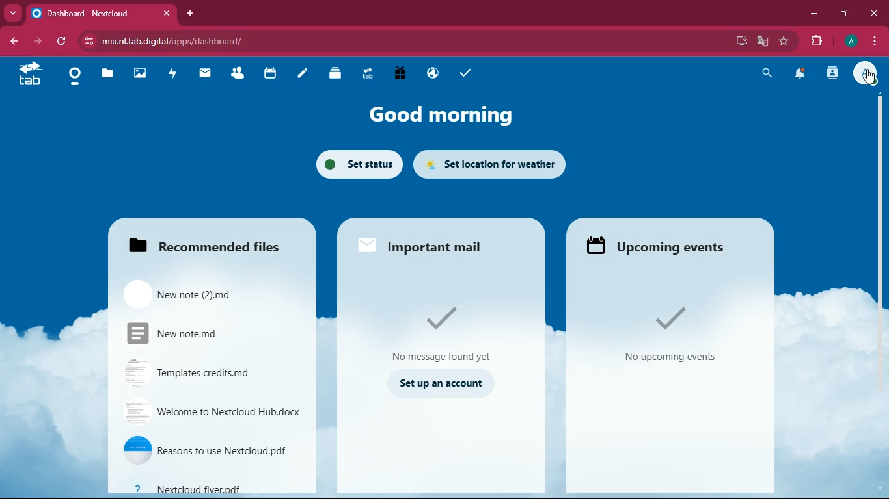 This screenshot has height=499, width=889. I want to click on gift, so click(401, 74).